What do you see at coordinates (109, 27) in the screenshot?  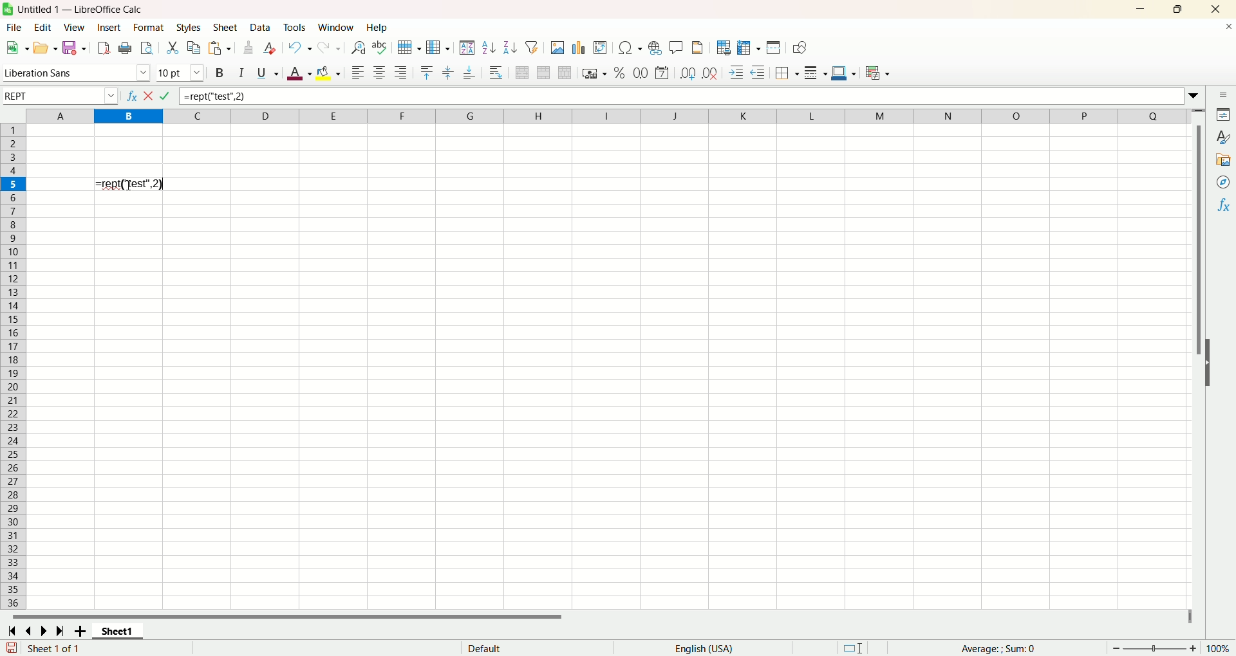 I see `insert` at bounding box center [109, 27].